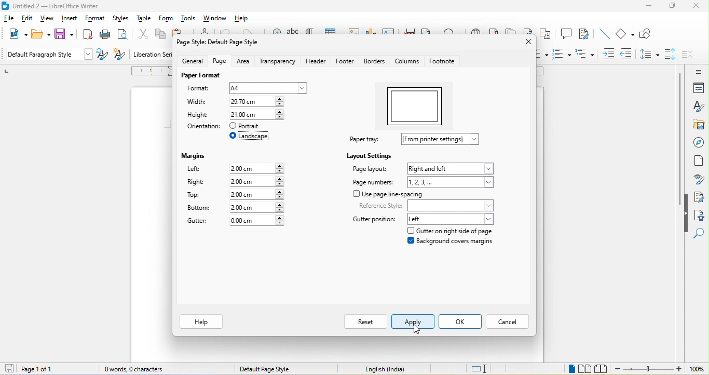  What do you see at coordinates (188, 61) in the screenshot?
I see `general` at bounding box center [188, 61].